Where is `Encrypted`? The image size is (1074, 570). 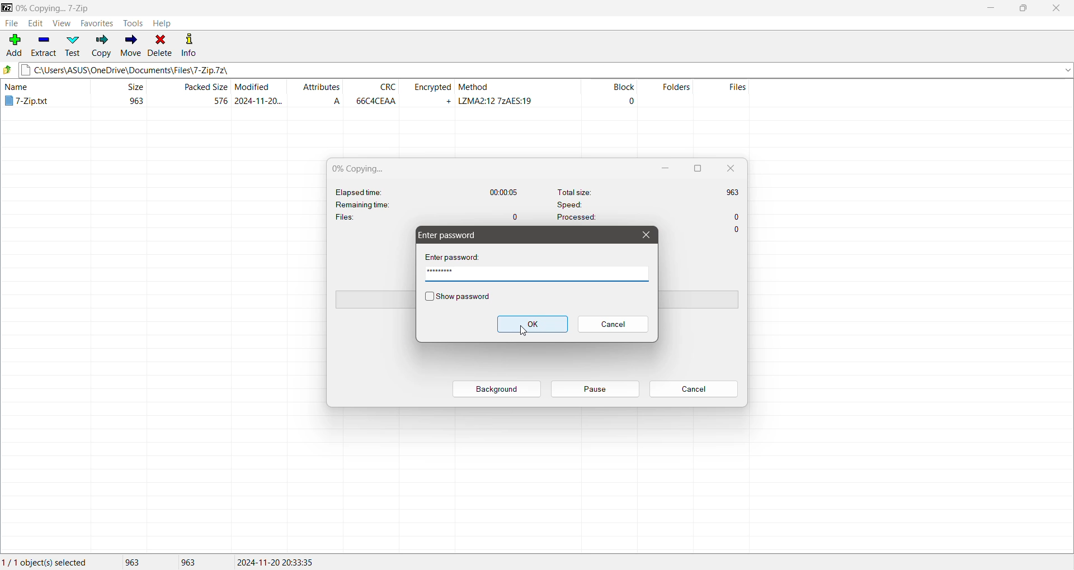 Encrypted is located at coordinates (430, 93).